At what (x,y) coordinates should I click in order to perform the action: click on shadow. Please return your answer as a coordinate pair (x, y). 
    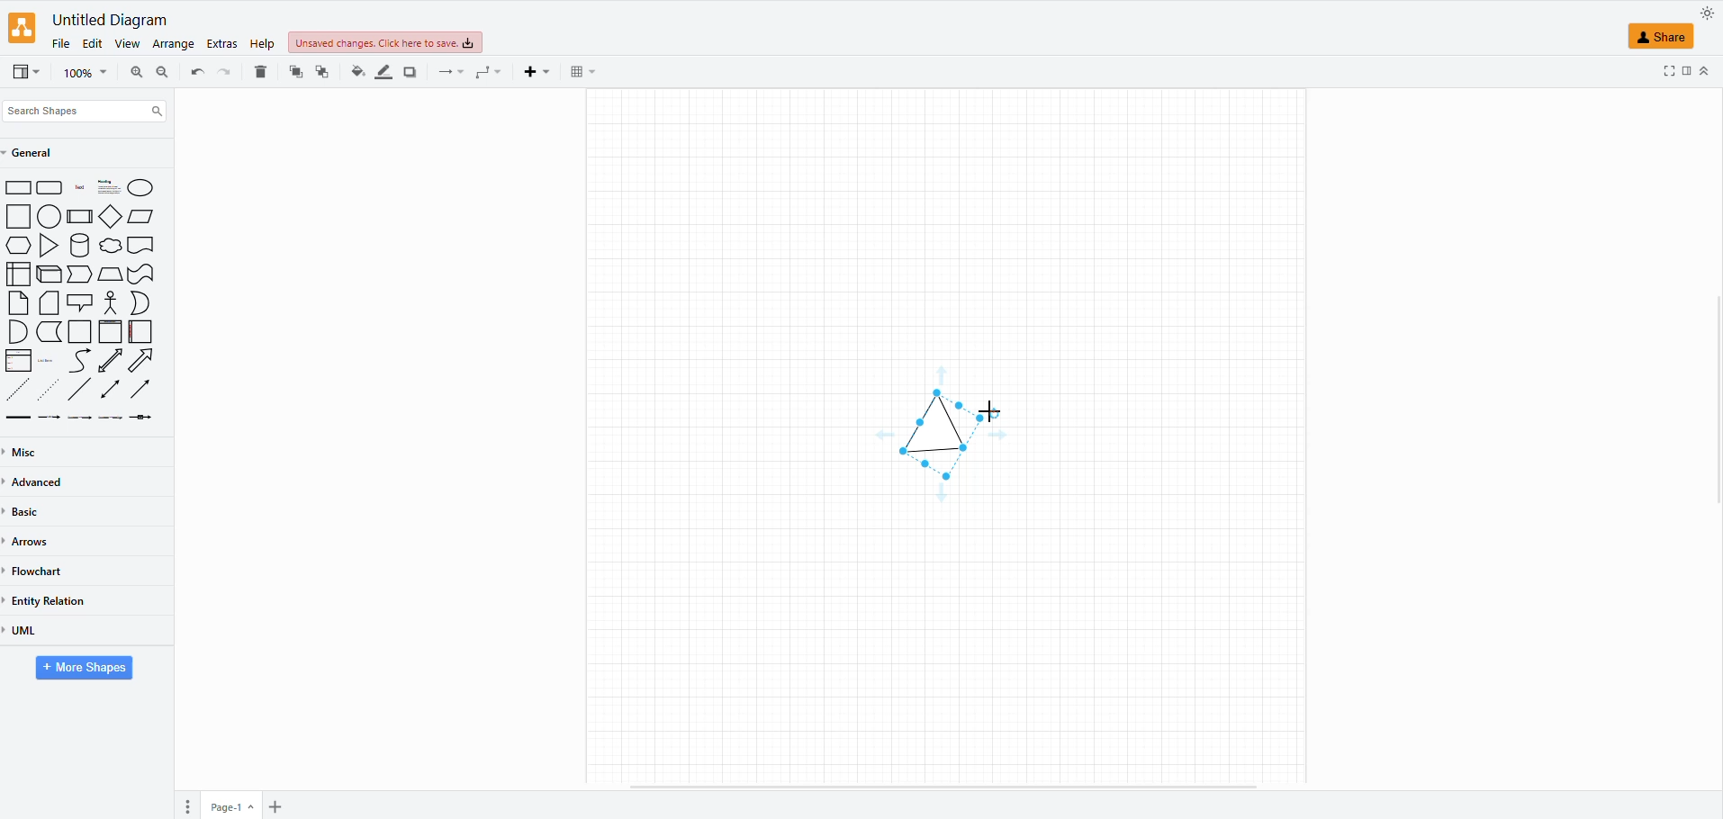
    Looking at the image, I should click on (409, 69).